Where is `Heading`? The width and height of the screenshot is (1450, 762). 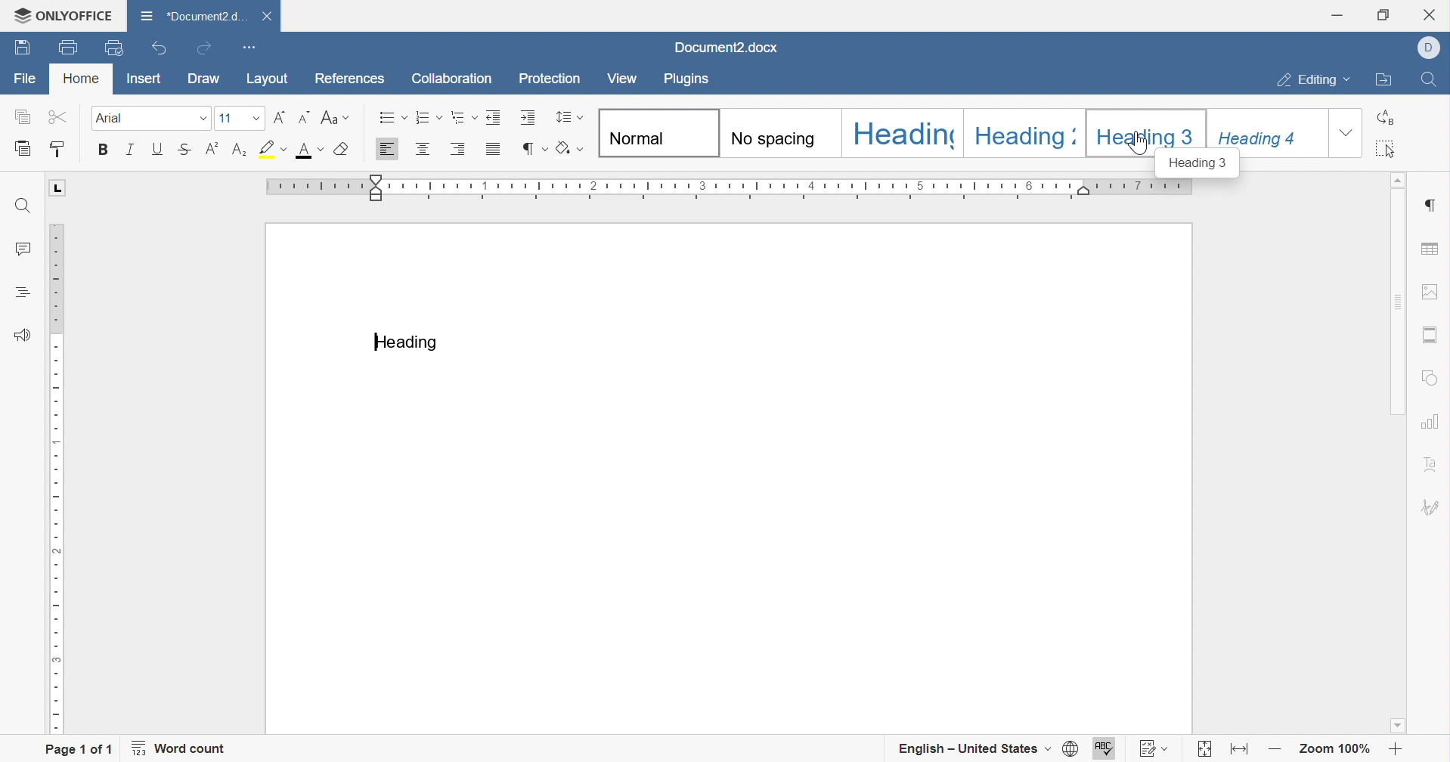 Heading is located at coordinates (408, 343).